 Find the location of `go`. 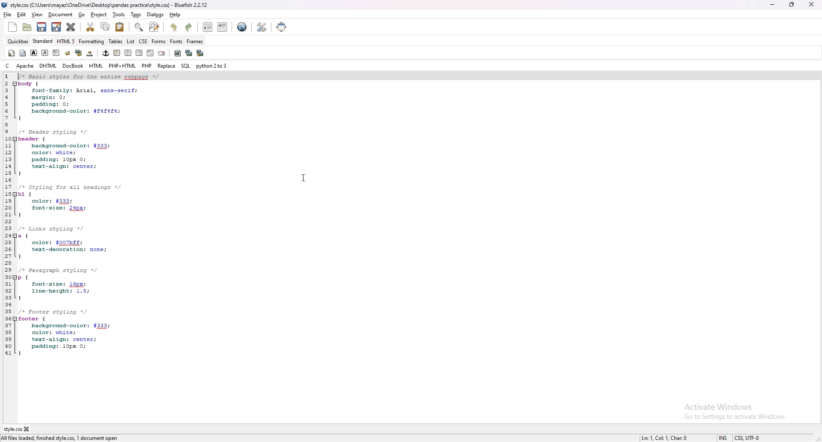

go is located at coordinates (83, 15).